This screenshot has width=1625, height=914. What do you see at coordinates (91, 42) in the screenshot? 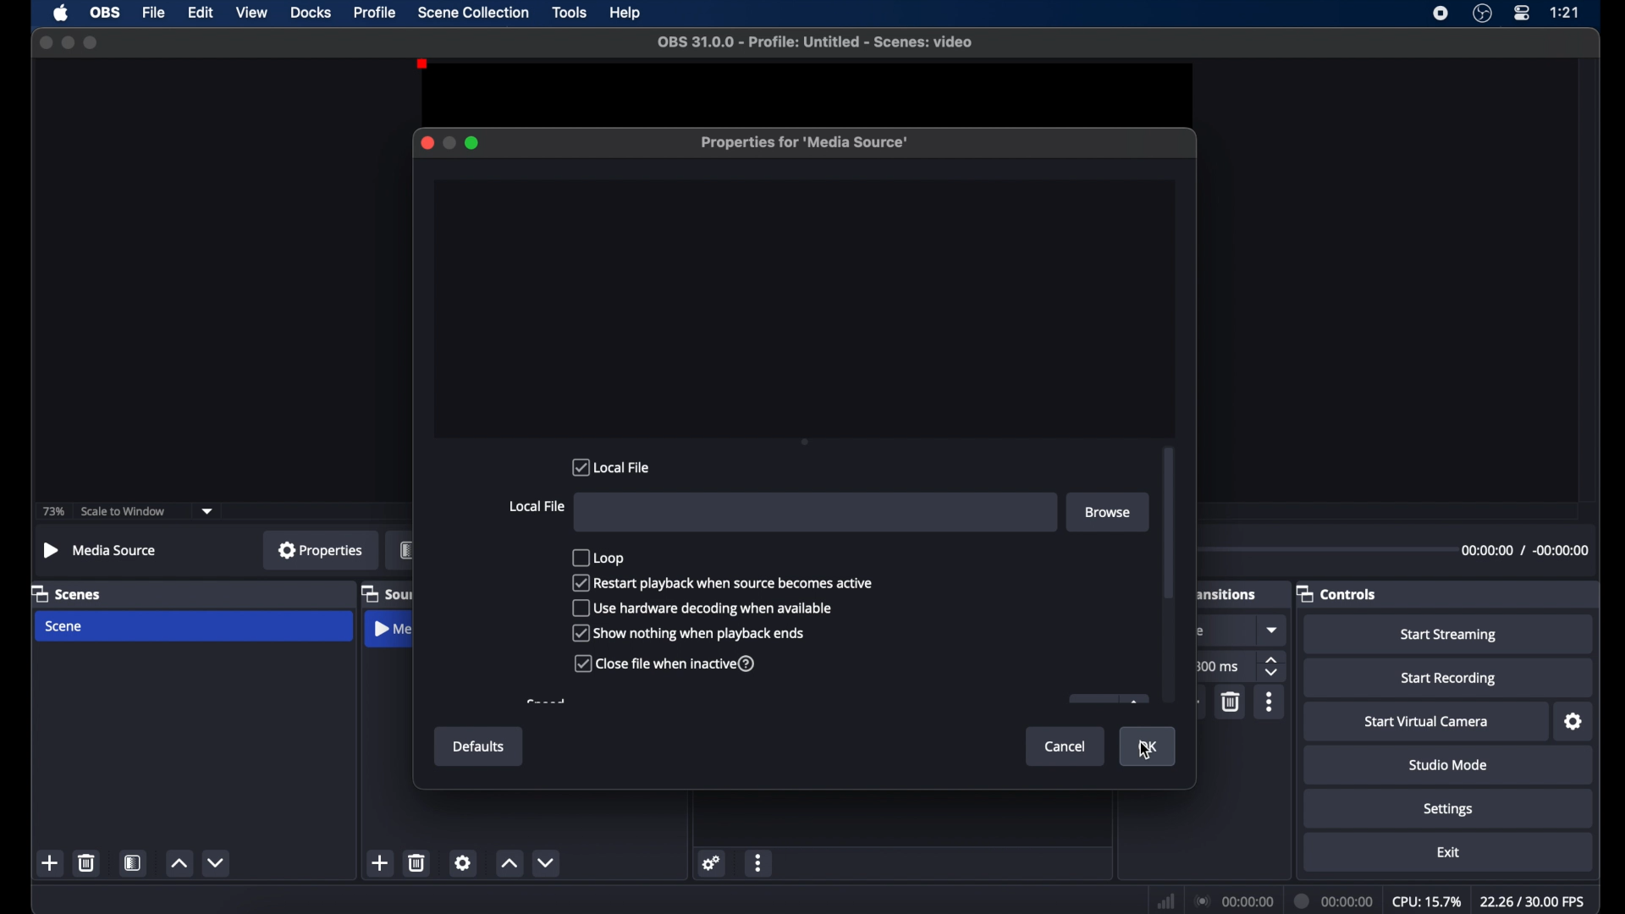
I see `maximize` at bounding box center [91, 42].